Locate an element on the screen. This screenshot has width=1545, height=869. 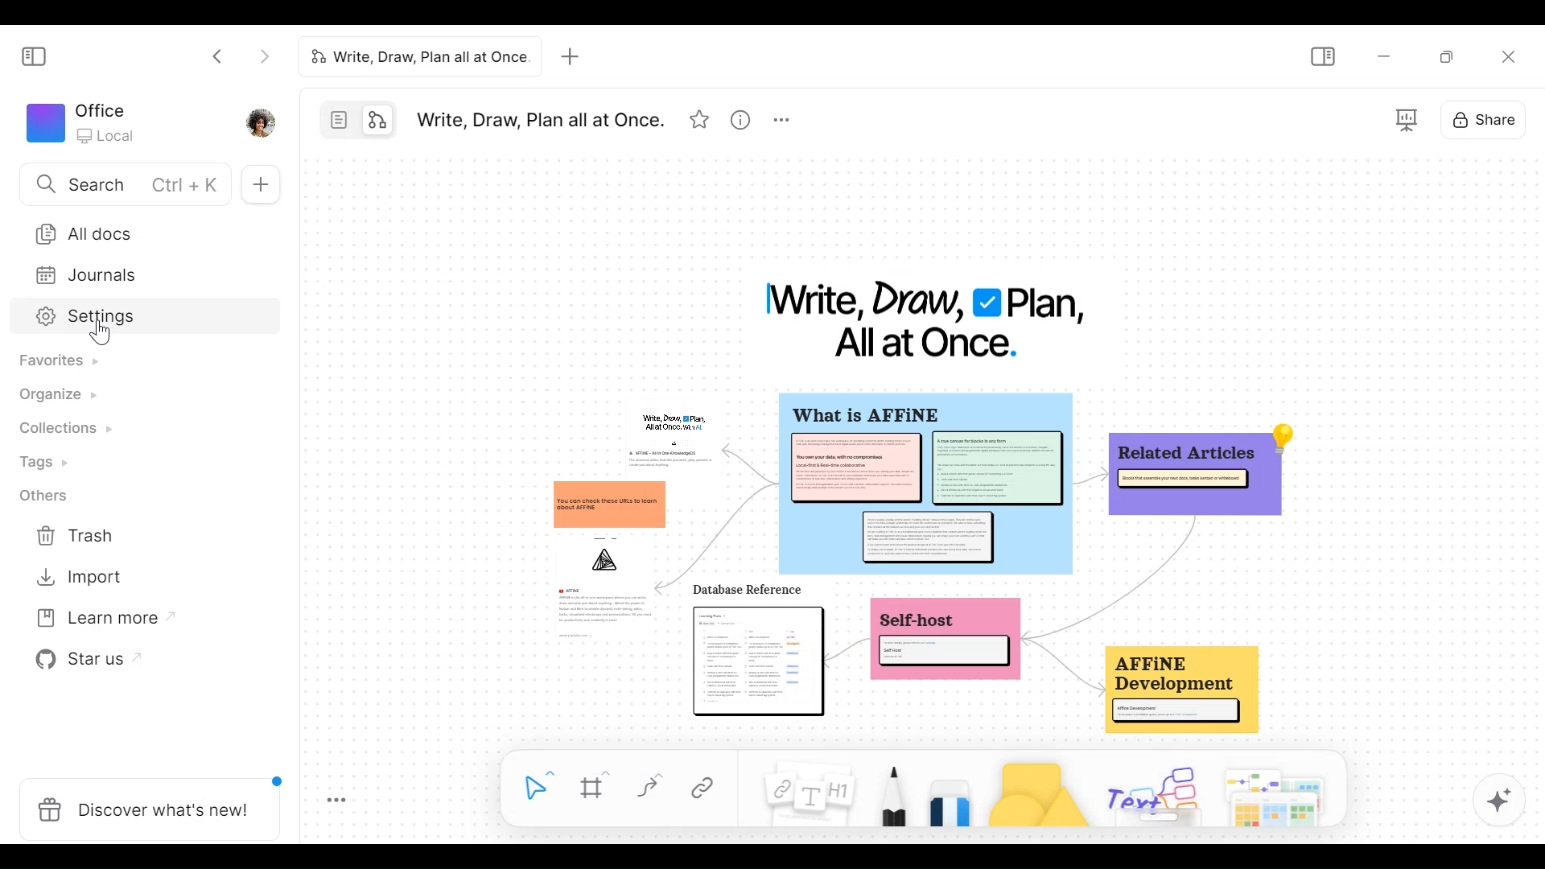
New Tab is located at coordinates (571, 56).